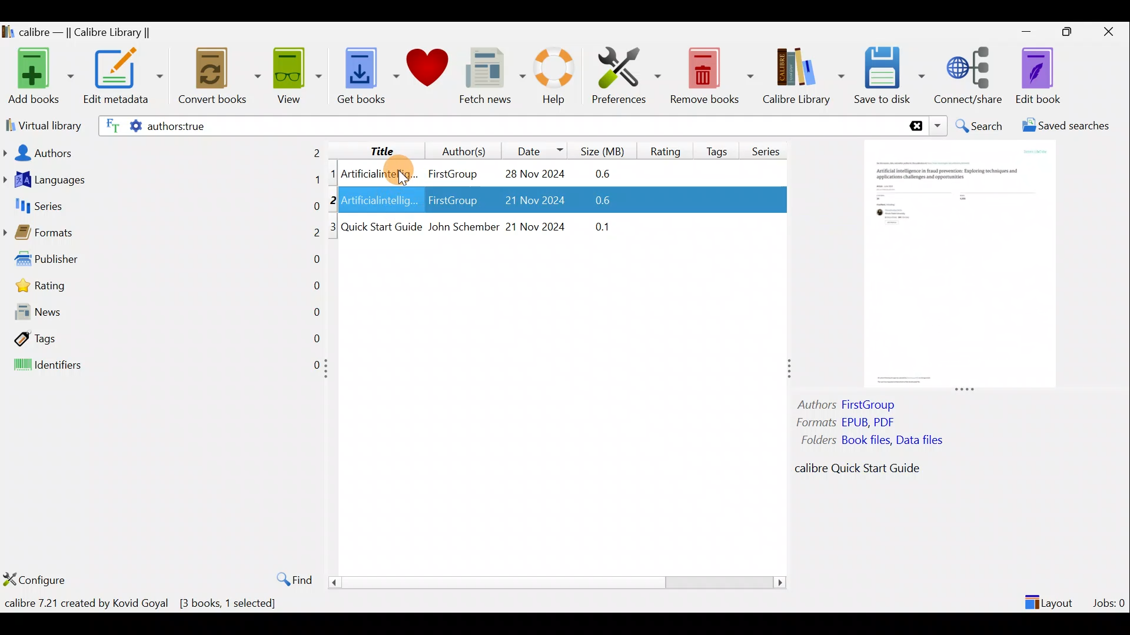 This screenshot has width=1130, height=635. What do you see at coordinates (537, 225) in the screenshot?
I see `21 Nov 2024` at bounding box center [537, 225].